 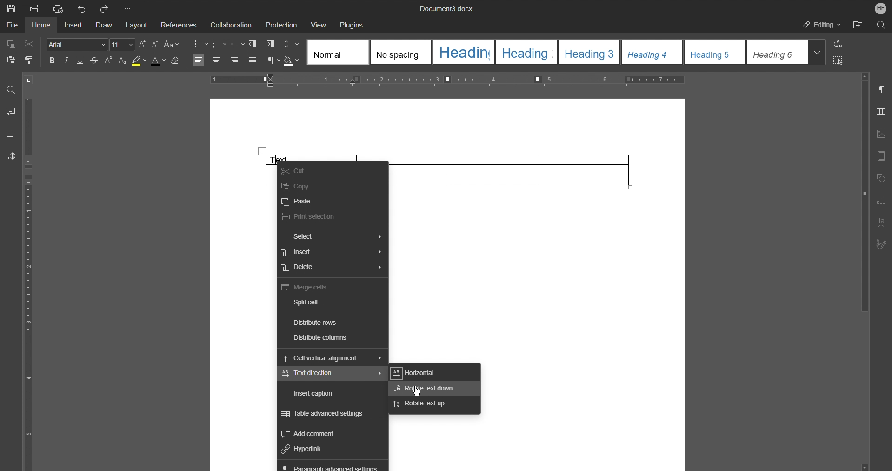 I want to click on Subscript, so click(x=122, y=60).